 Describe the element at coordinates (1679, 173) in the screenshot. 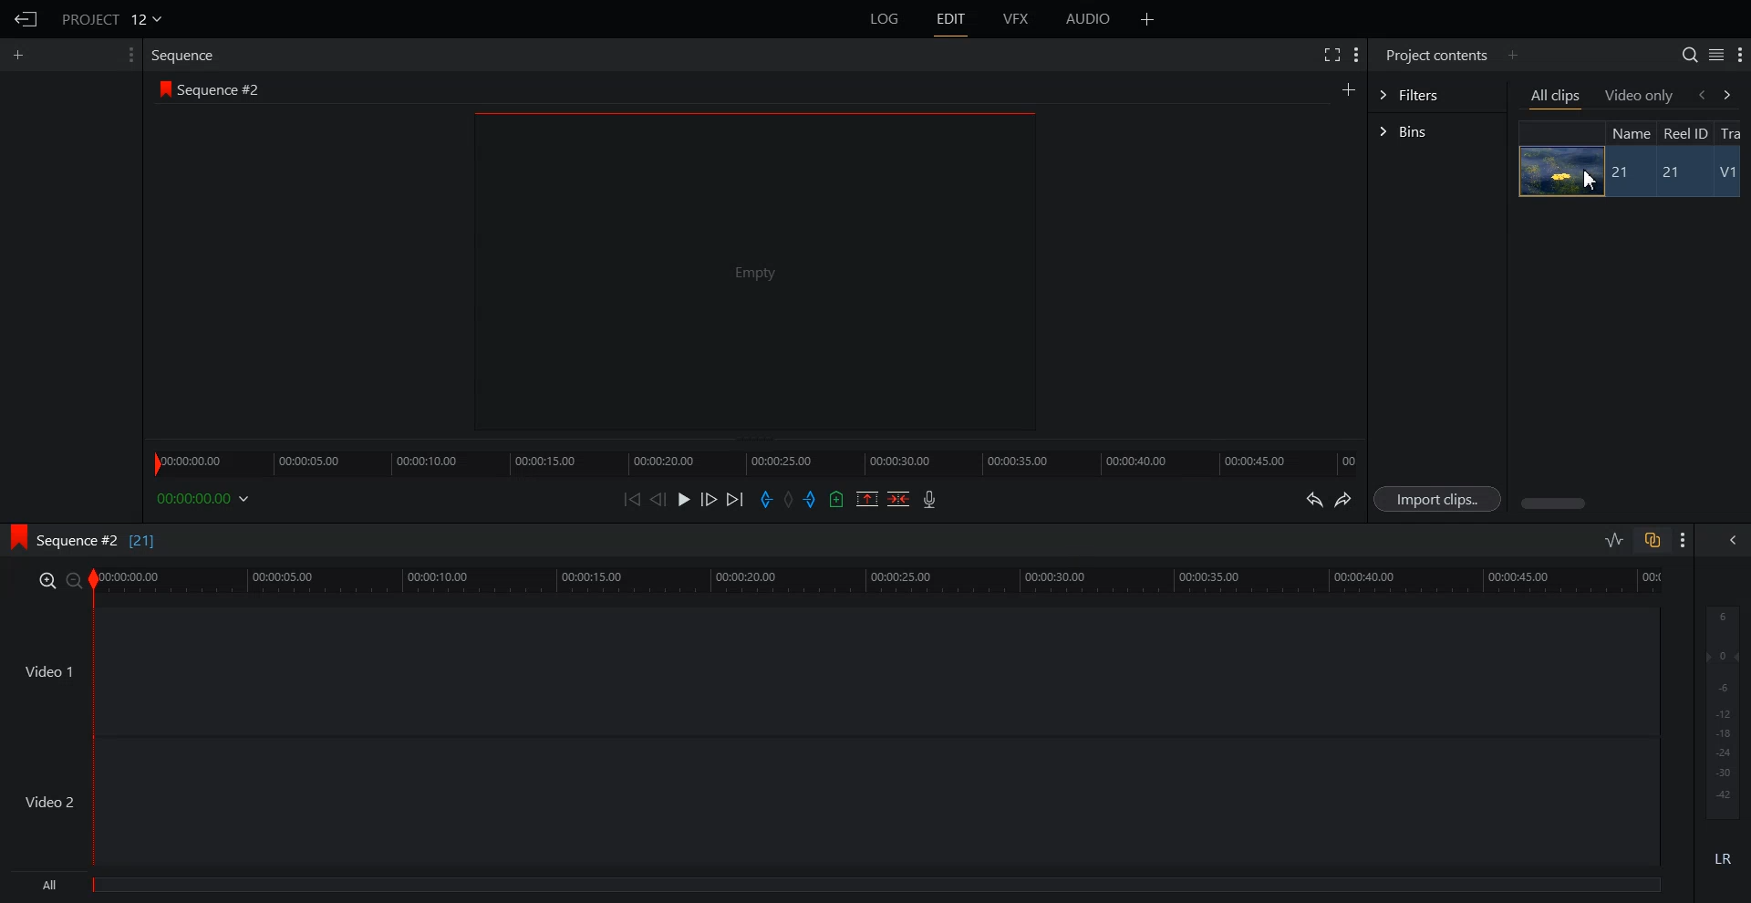

I see `21` at that location.